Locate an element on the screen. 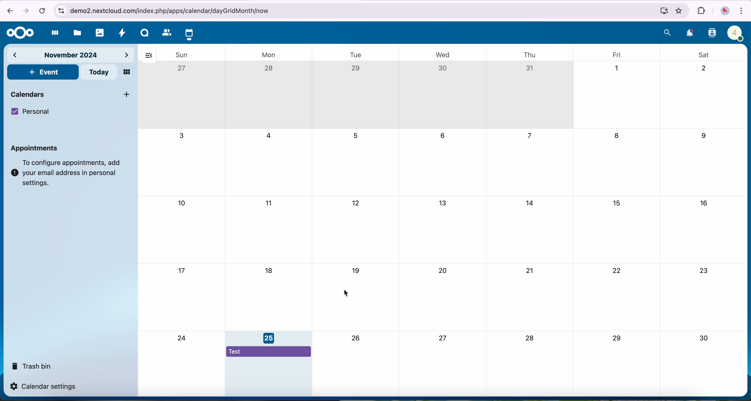 This screenshot has height=401, width=751. 18 is located at coordinates (268, 271).